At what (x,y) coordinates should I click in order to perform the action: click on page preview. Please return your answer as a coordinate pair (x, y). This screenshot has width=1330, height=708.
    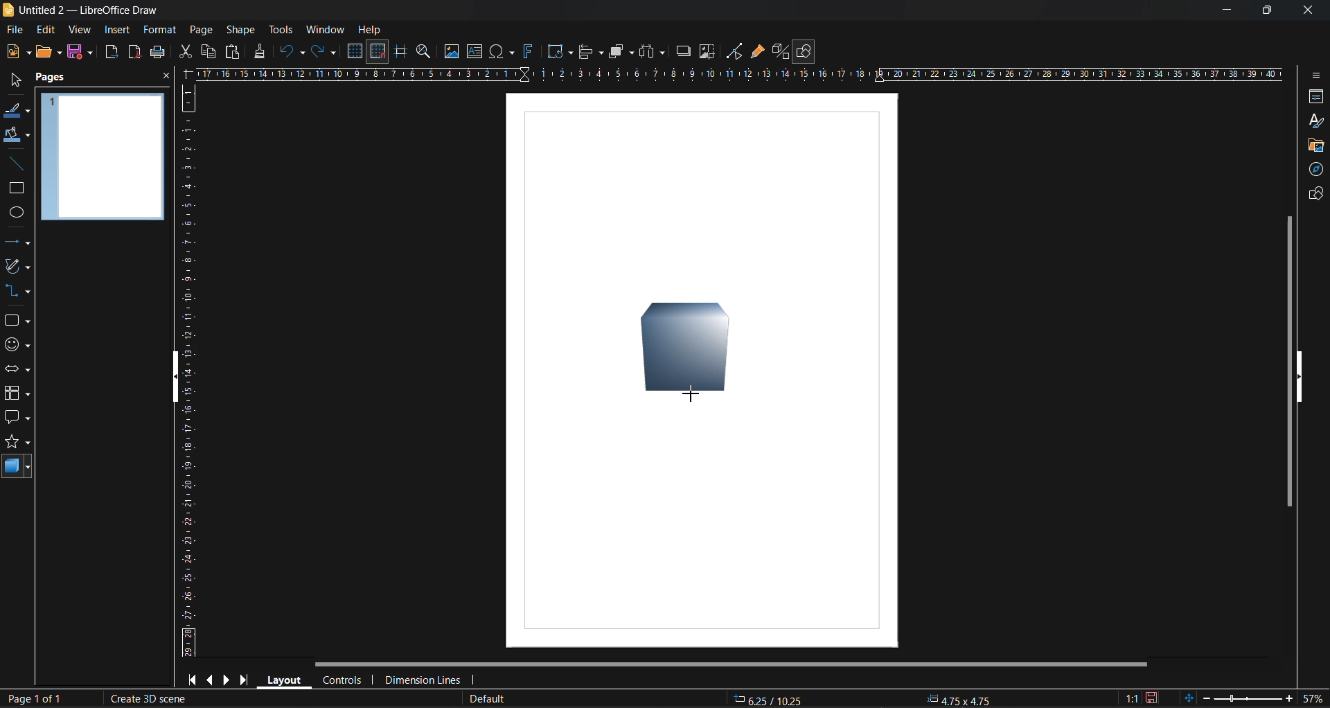
    Looking at the image, I should click on (106, 159).